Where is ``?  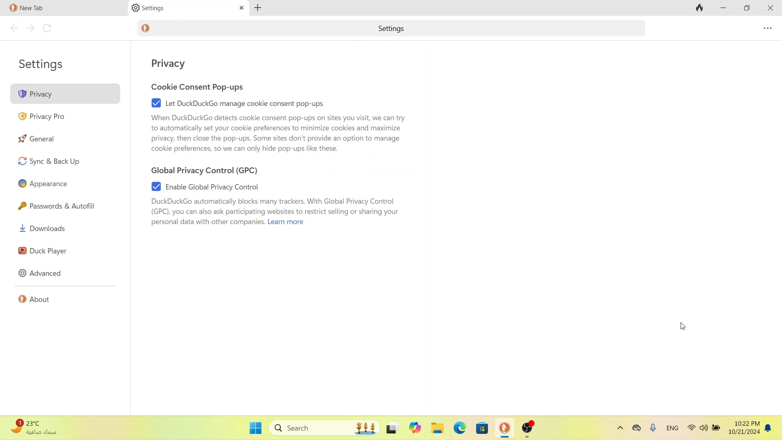  is located at coordinates (414, 428).